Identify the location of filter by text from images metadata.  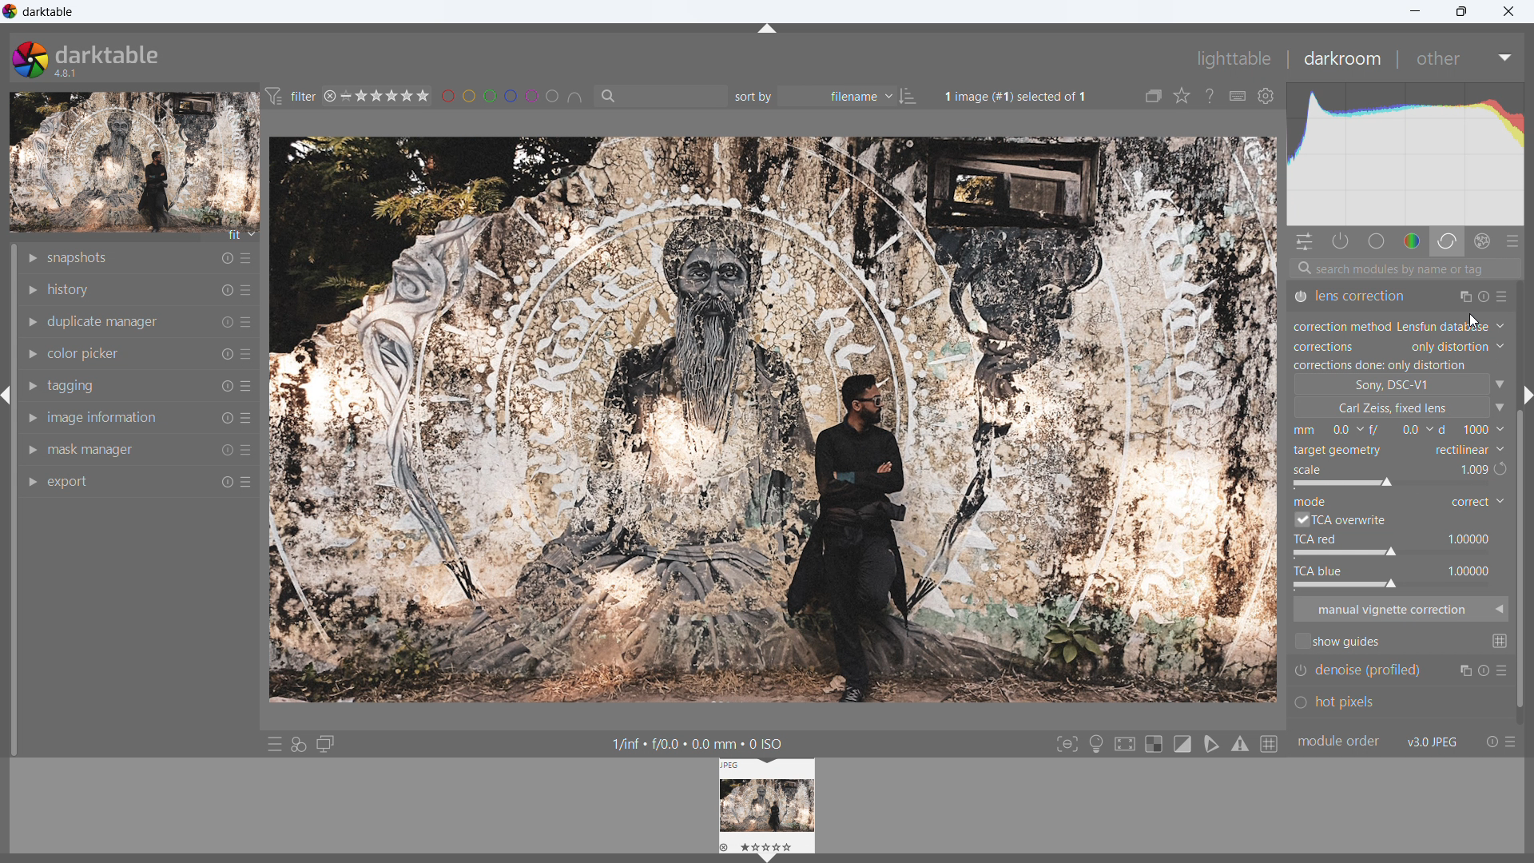
(660, 96).